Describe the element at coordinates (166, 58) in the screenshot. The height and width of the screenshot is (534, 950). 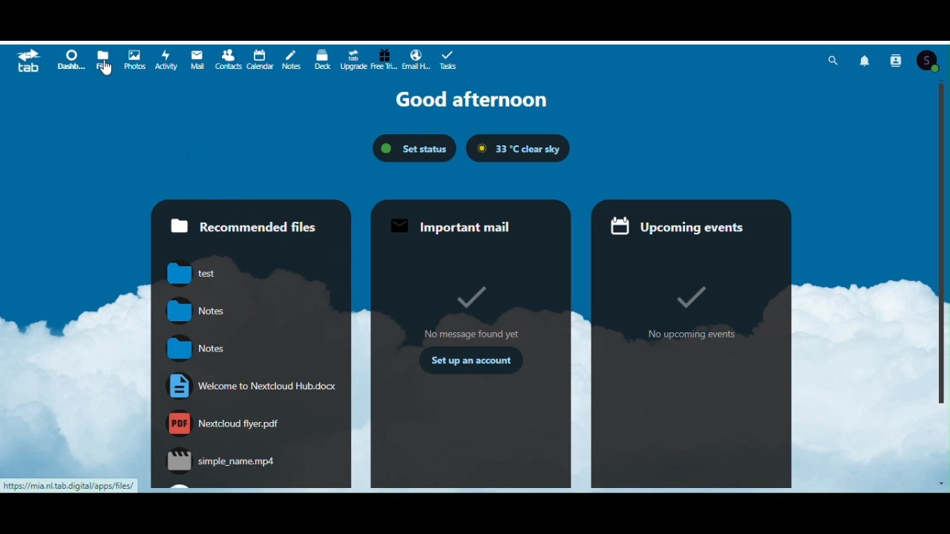
I see `Activity` at that location.